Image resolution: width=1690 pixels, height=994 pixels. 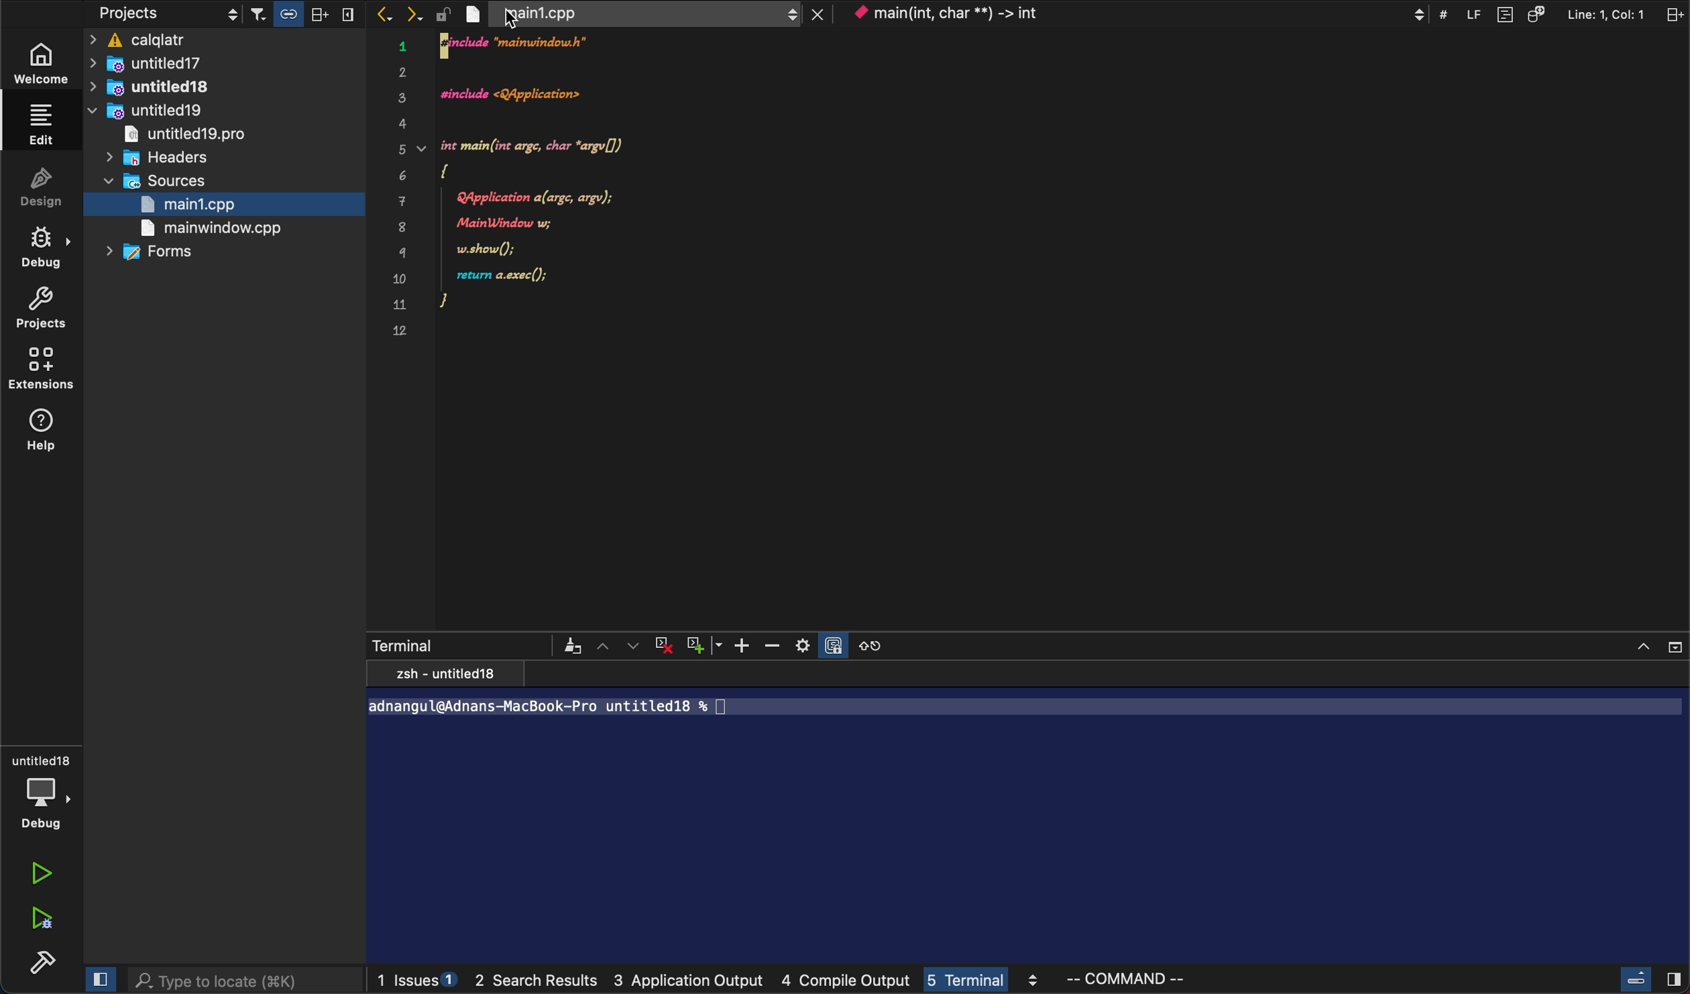 I want to click on untitled19, so click(x=150, y=111).